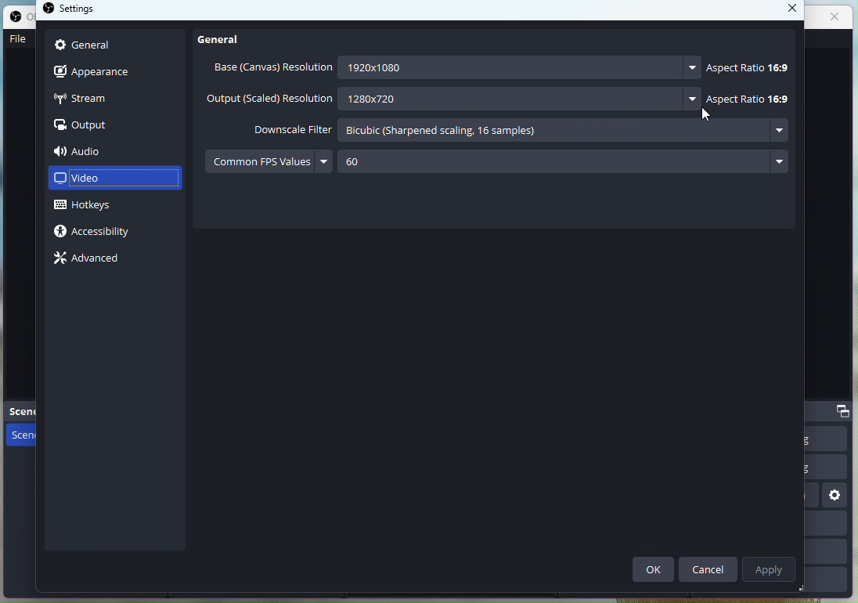 The width and height of the screenshot is (858, 603). Describe the element at coordinates (750, 67) in the screenshot. I see `Aspect ratio 16:9` at that location.